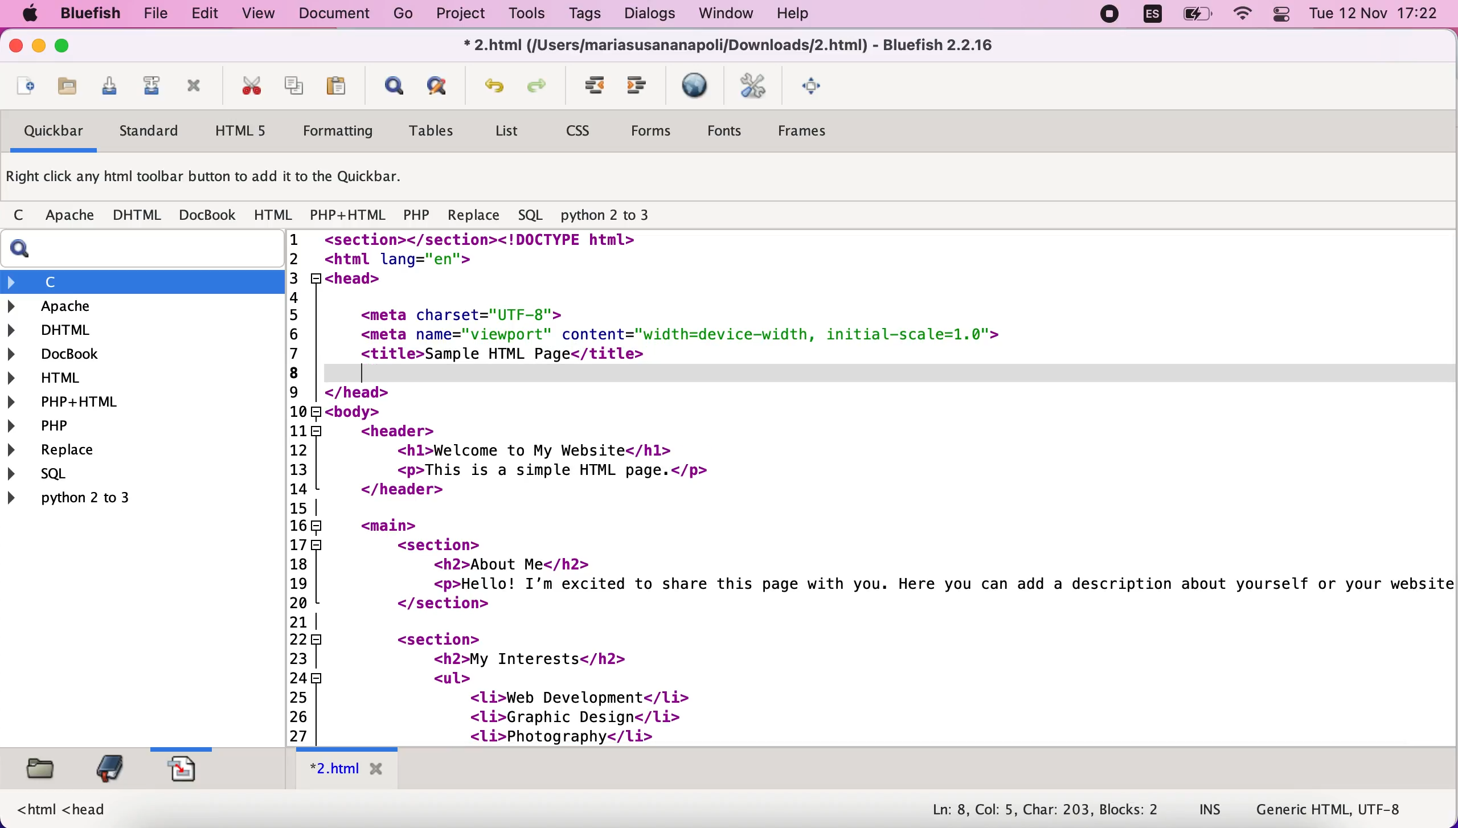 This screenshot has height=828, width=1458. Describe the element at coordinates (140, 215) in the screenshot. I see `dhtml` at that location.